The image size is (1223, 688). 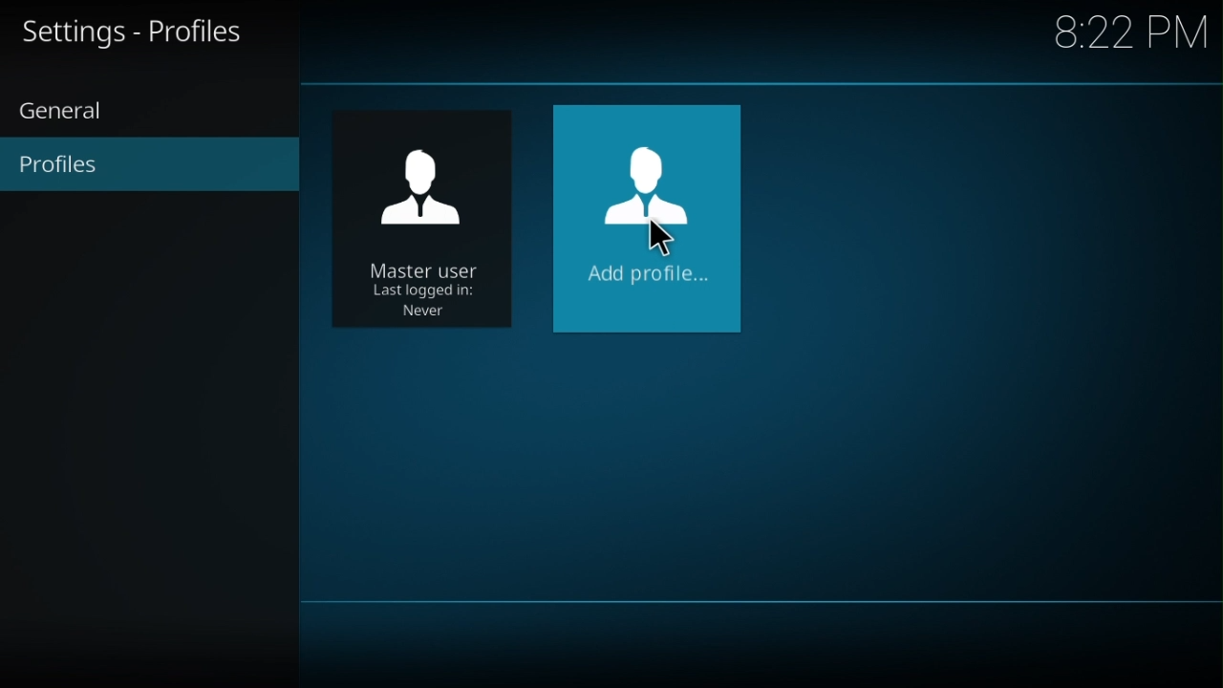 I want to click on settings- profiles, so click(x=144, y=32).